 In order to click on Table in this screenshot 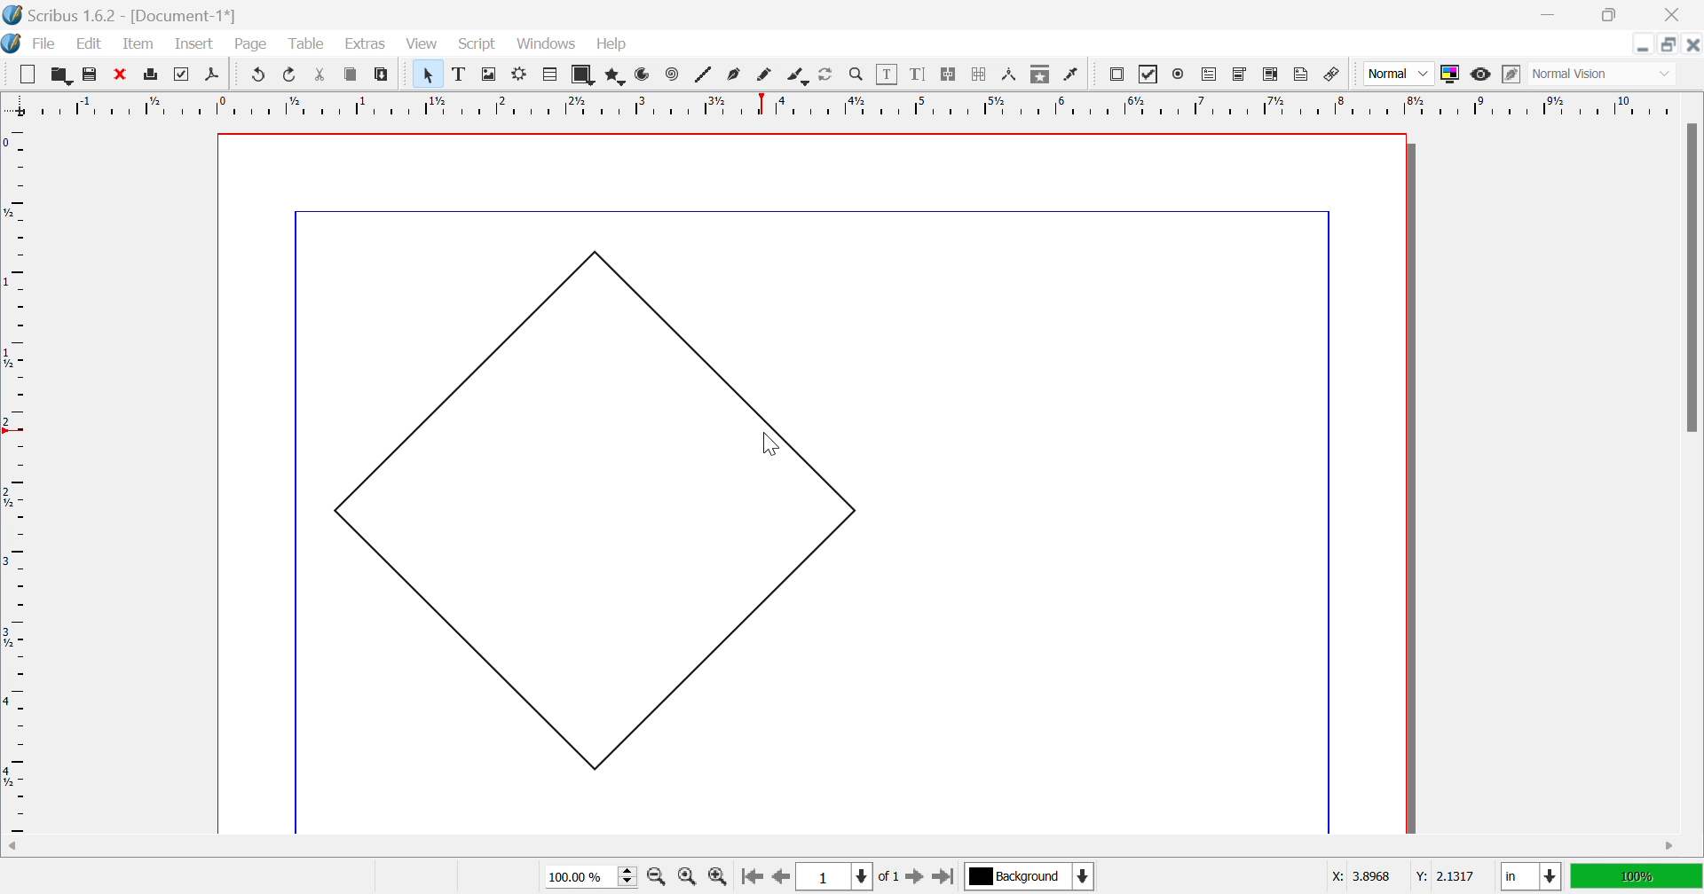, I will do `click(551, 75)`.